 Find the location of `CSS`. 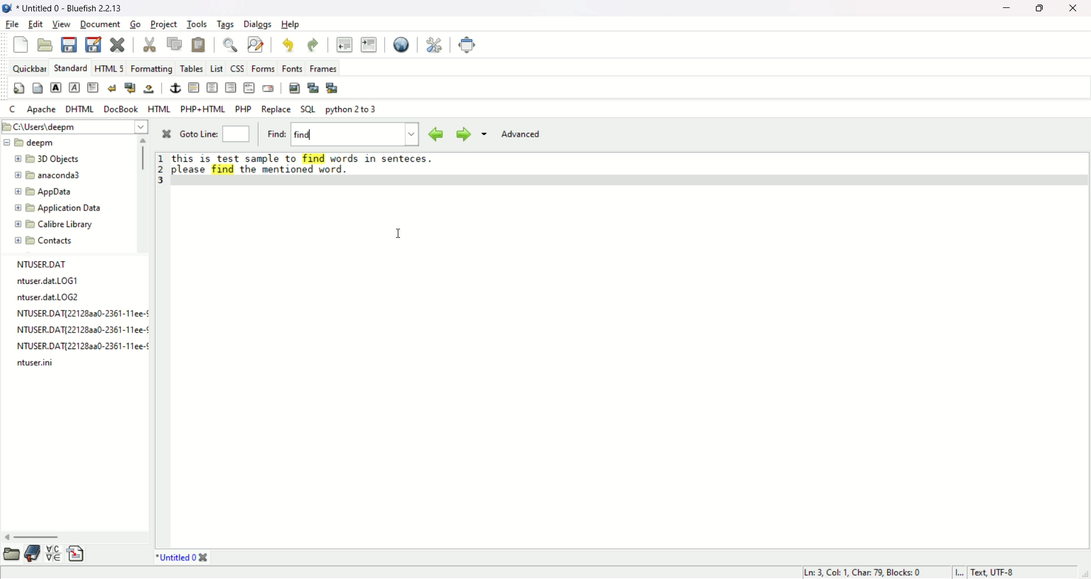

CSS is located at coordinates (236, 68).